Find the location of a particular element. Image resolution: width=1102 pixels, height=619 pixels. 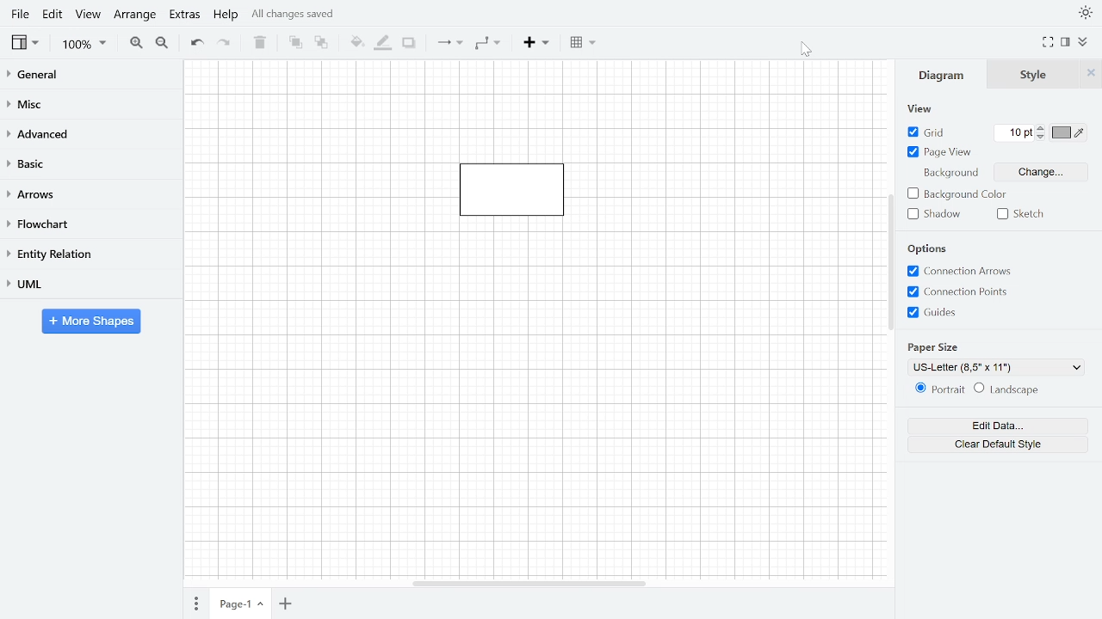

Pages is located at coordinates (197, 603).